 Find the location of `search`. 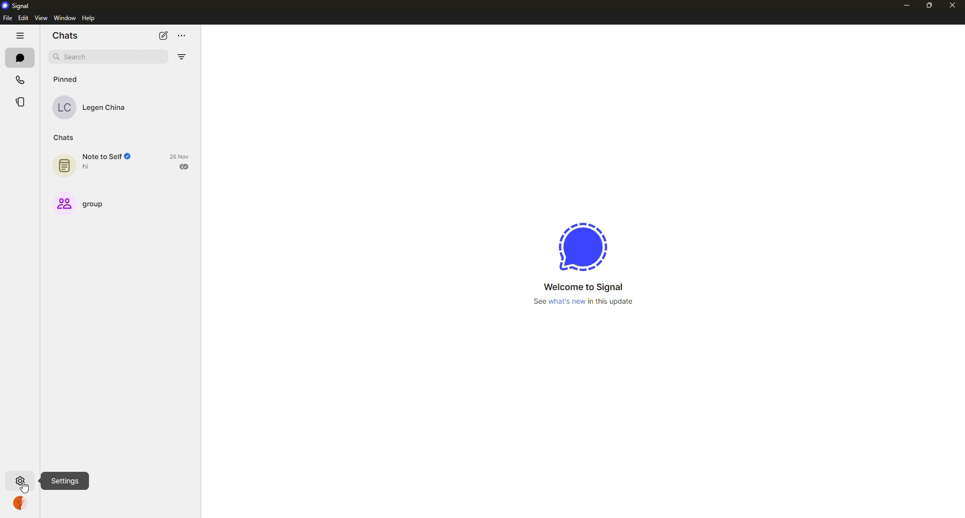

search is located at coordinates (75, 56).